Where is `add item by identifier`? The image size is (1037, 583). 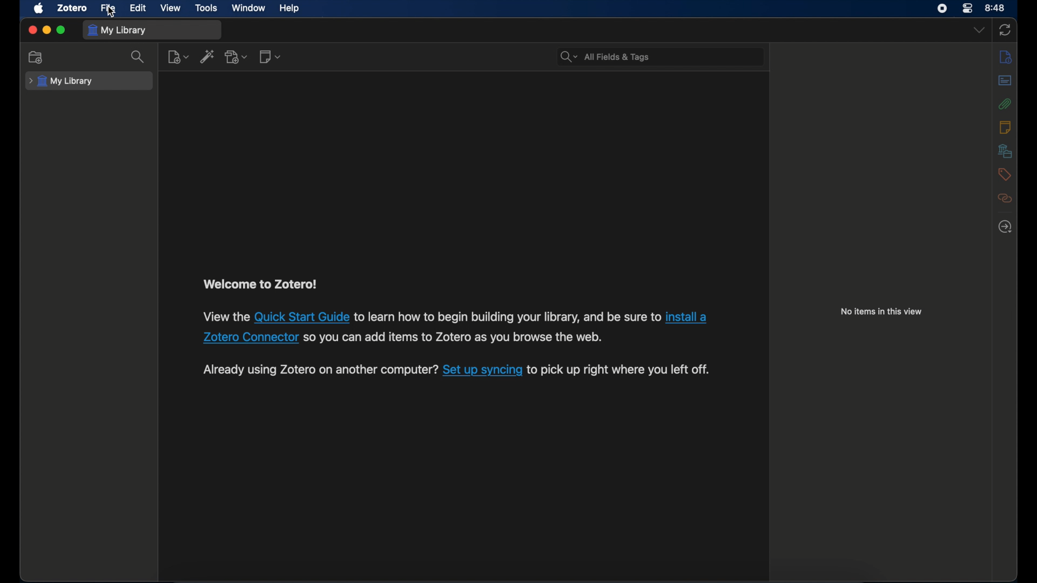 add item by identifier is located at coordinates (208, 57).